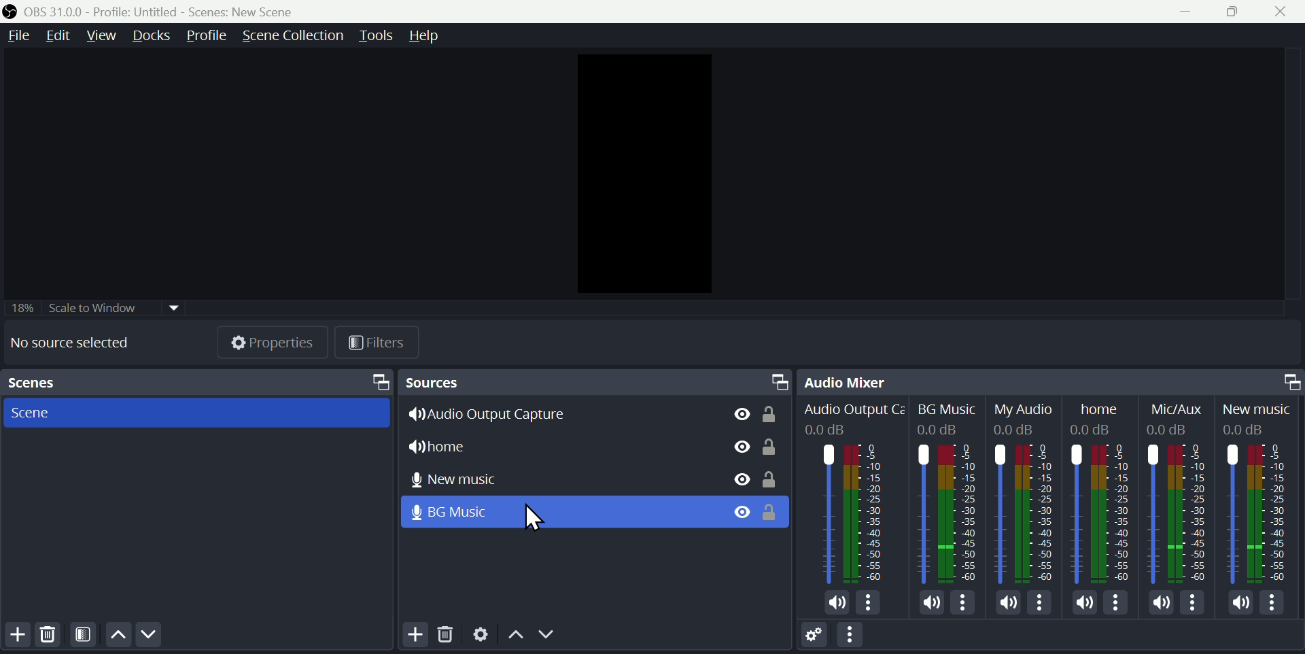  Describe the element at coordinates (1041, 604) in the screenshot. I see `More` at that location.